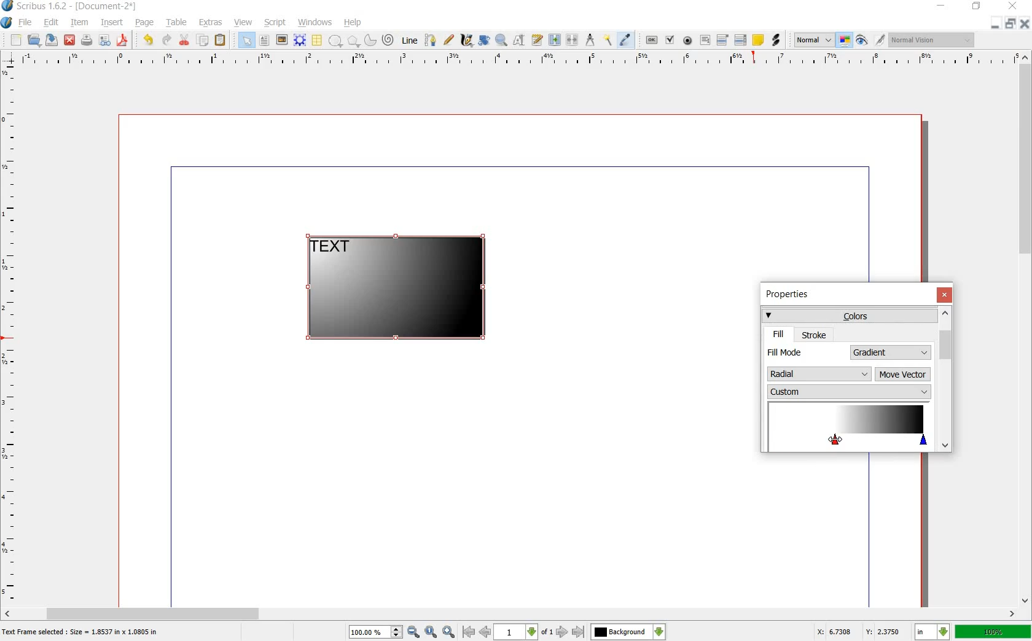  What do you see at coordinates (448, 39) in the screenshot?
I see `freehand line` at bounding box center [448, 39].